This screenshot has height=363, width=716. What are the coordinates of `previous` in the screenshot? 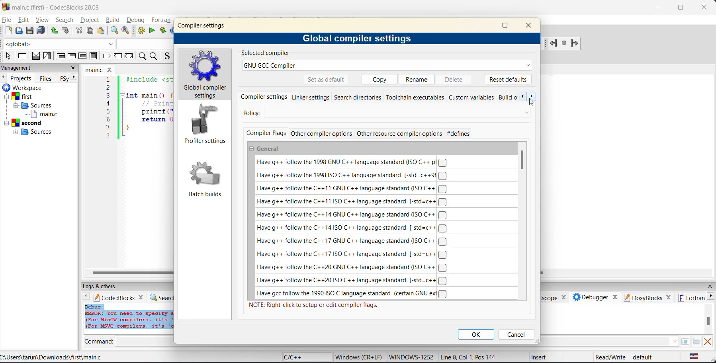 It's located at (4, 77).